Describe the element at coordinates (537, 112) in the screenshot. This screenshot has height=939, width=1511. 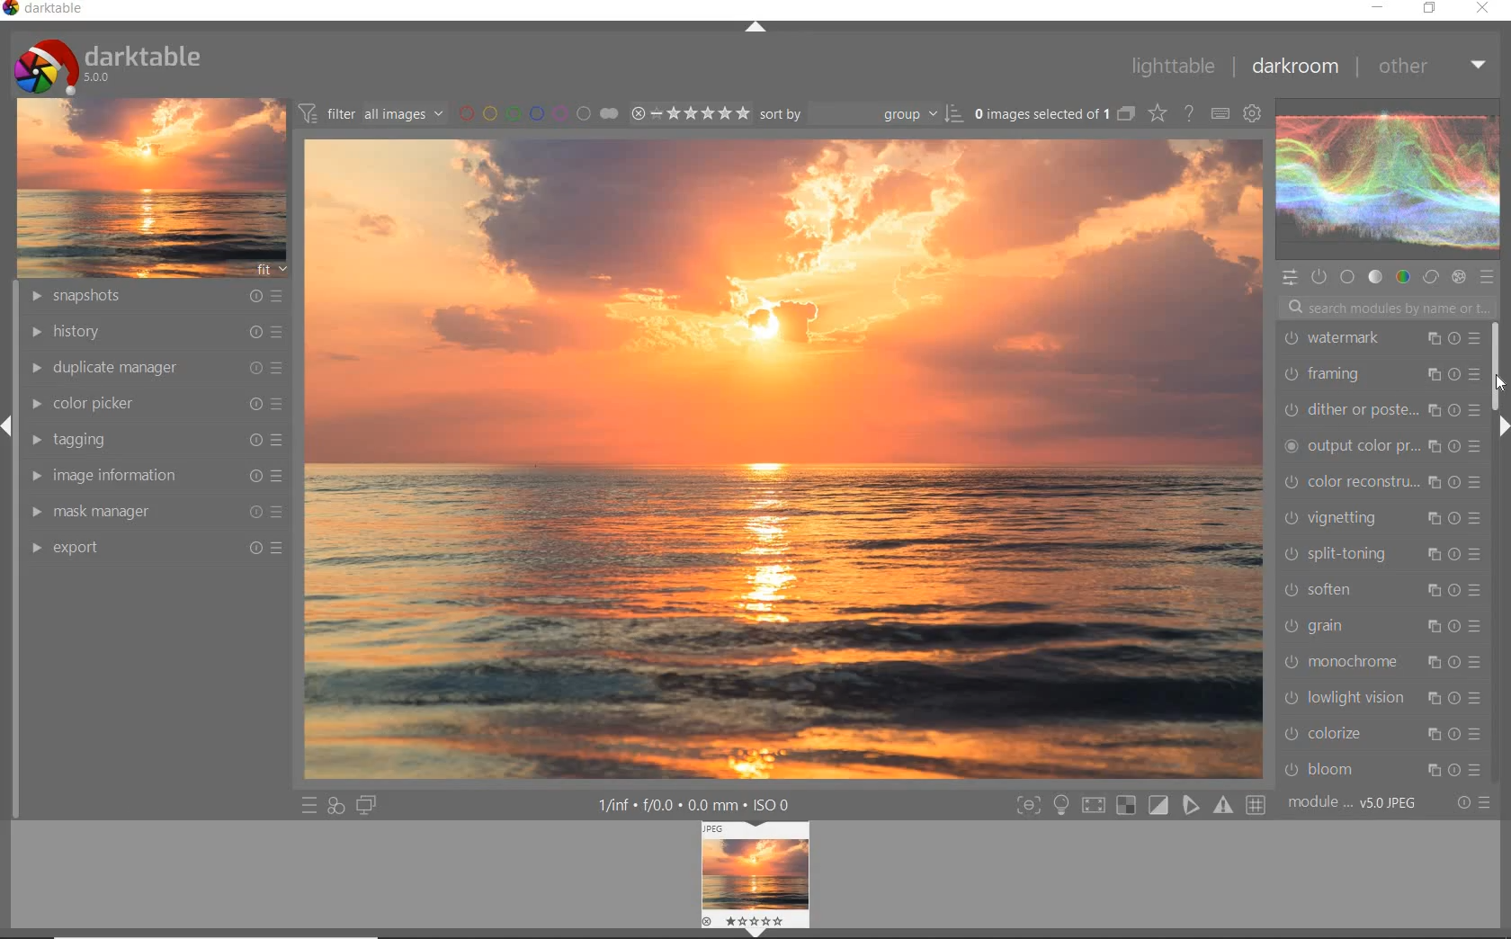
I see `FITER BY COLOR LABEL` at that location.